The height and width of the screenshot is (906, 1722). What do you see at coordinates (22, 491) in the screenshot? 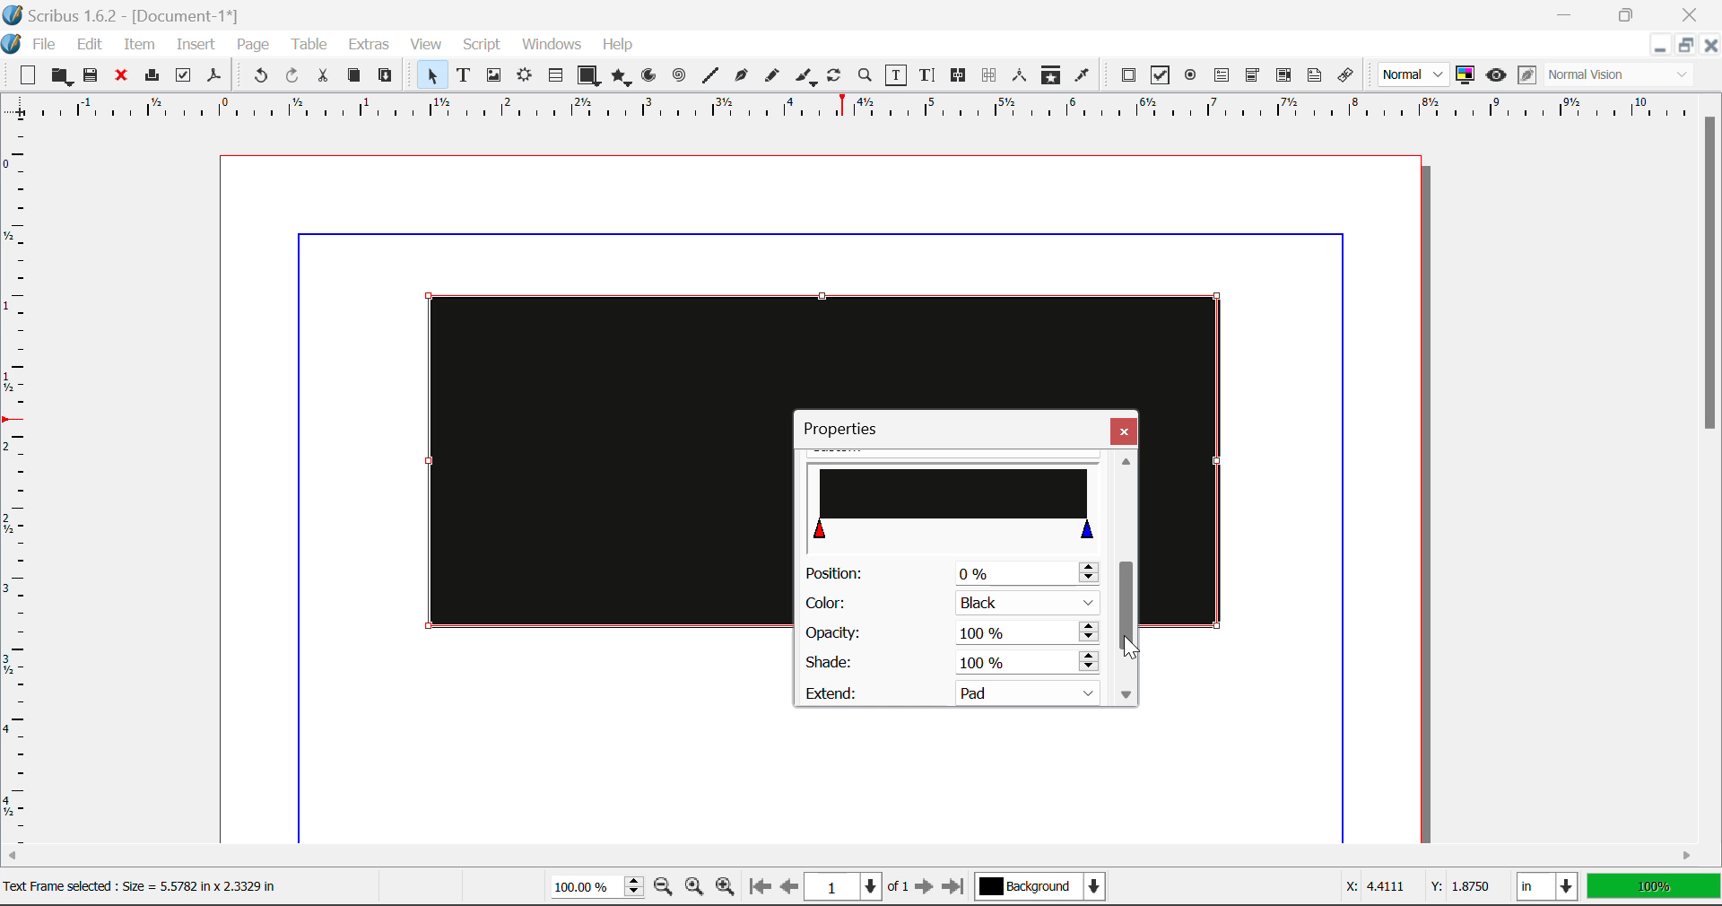
I see `Horizontal Page Margins` at bounding box center [22, 491].